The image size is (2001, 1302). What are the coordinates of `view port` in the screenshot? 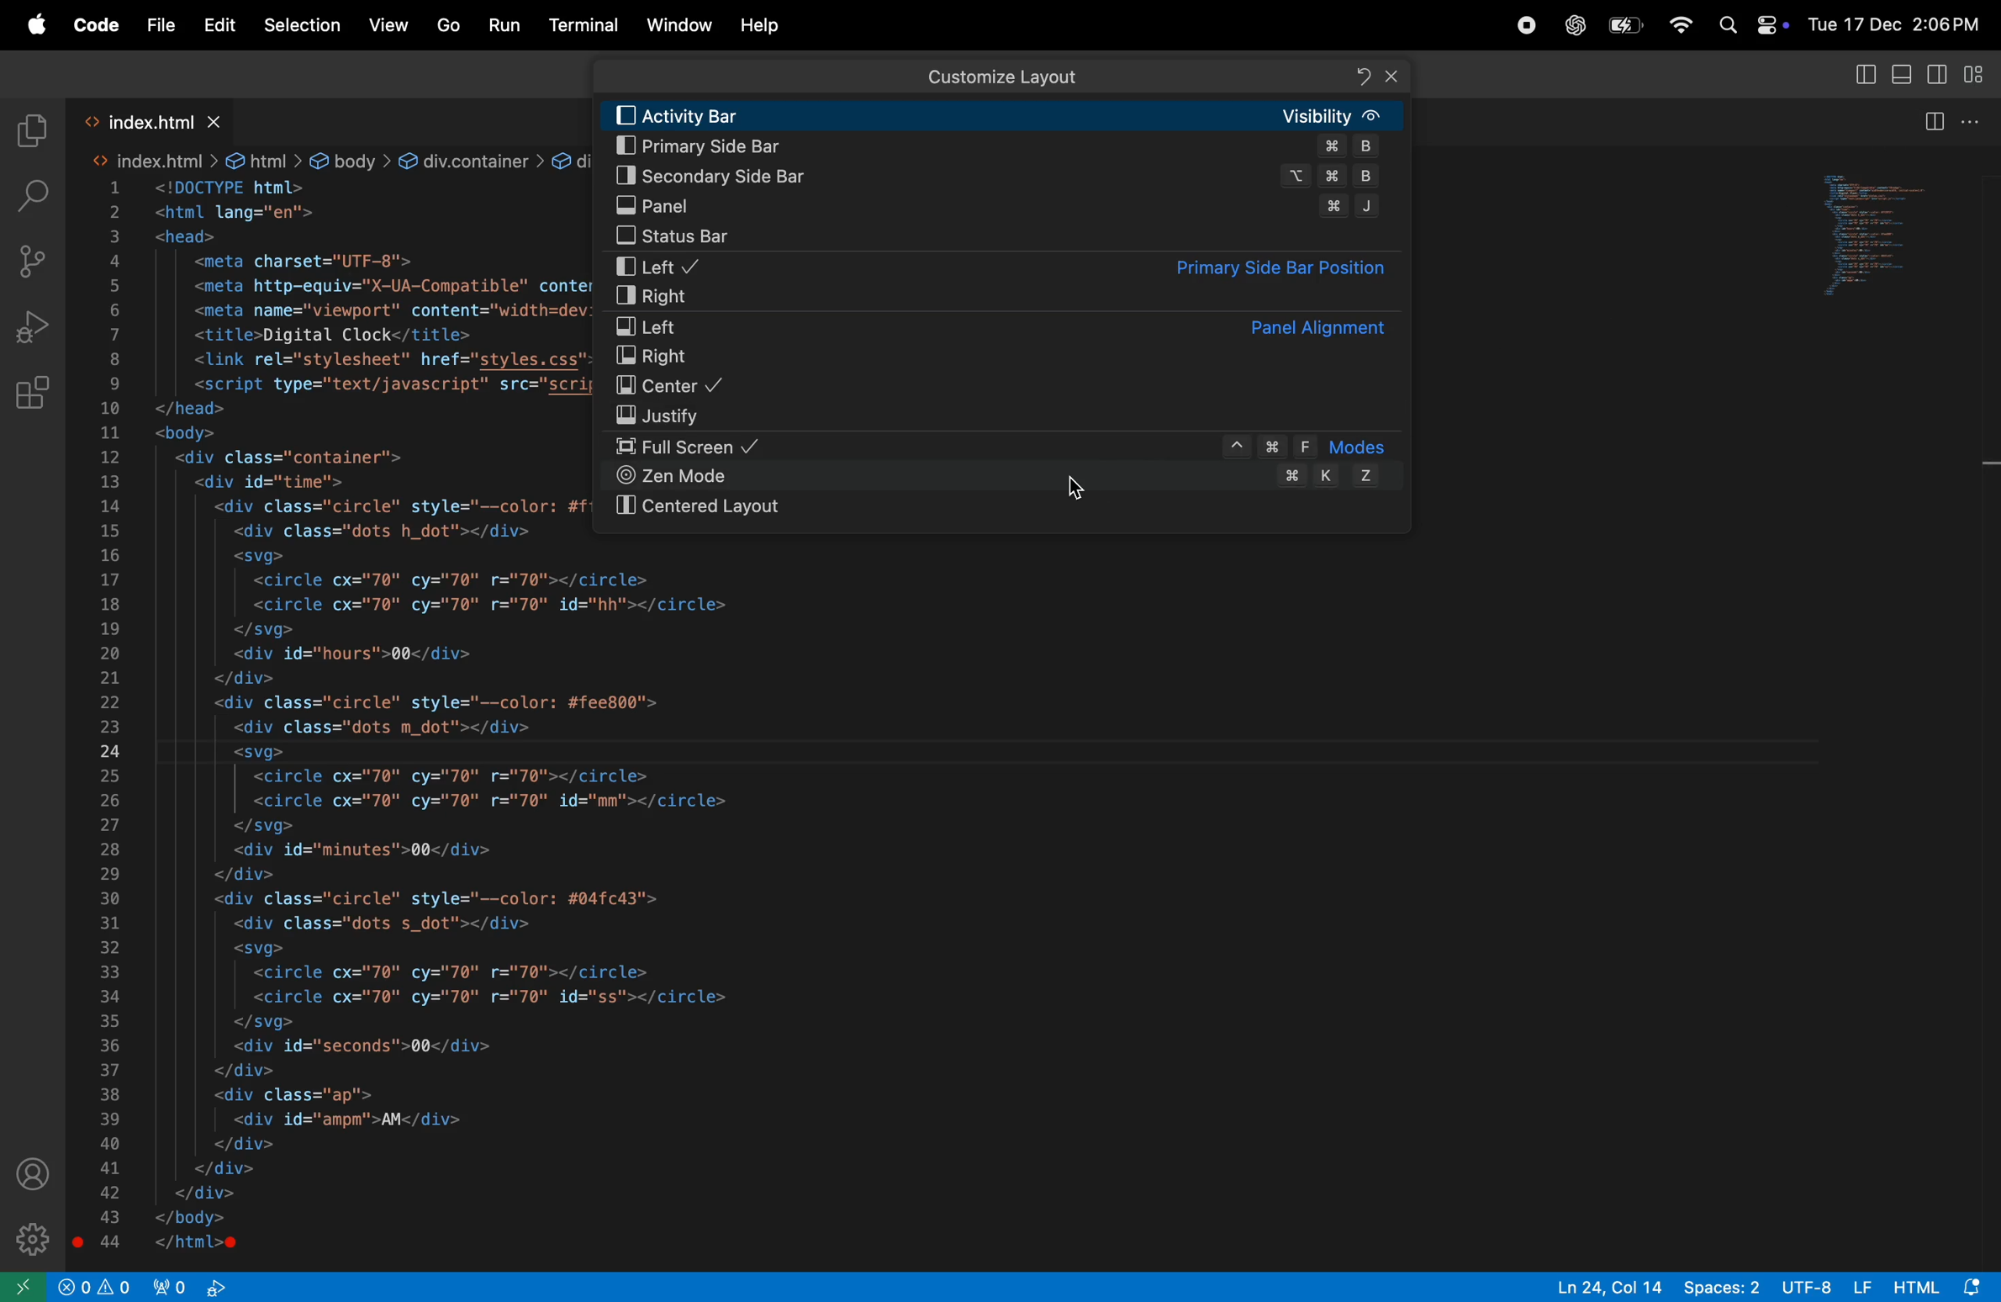 It's located at (189, 1287).